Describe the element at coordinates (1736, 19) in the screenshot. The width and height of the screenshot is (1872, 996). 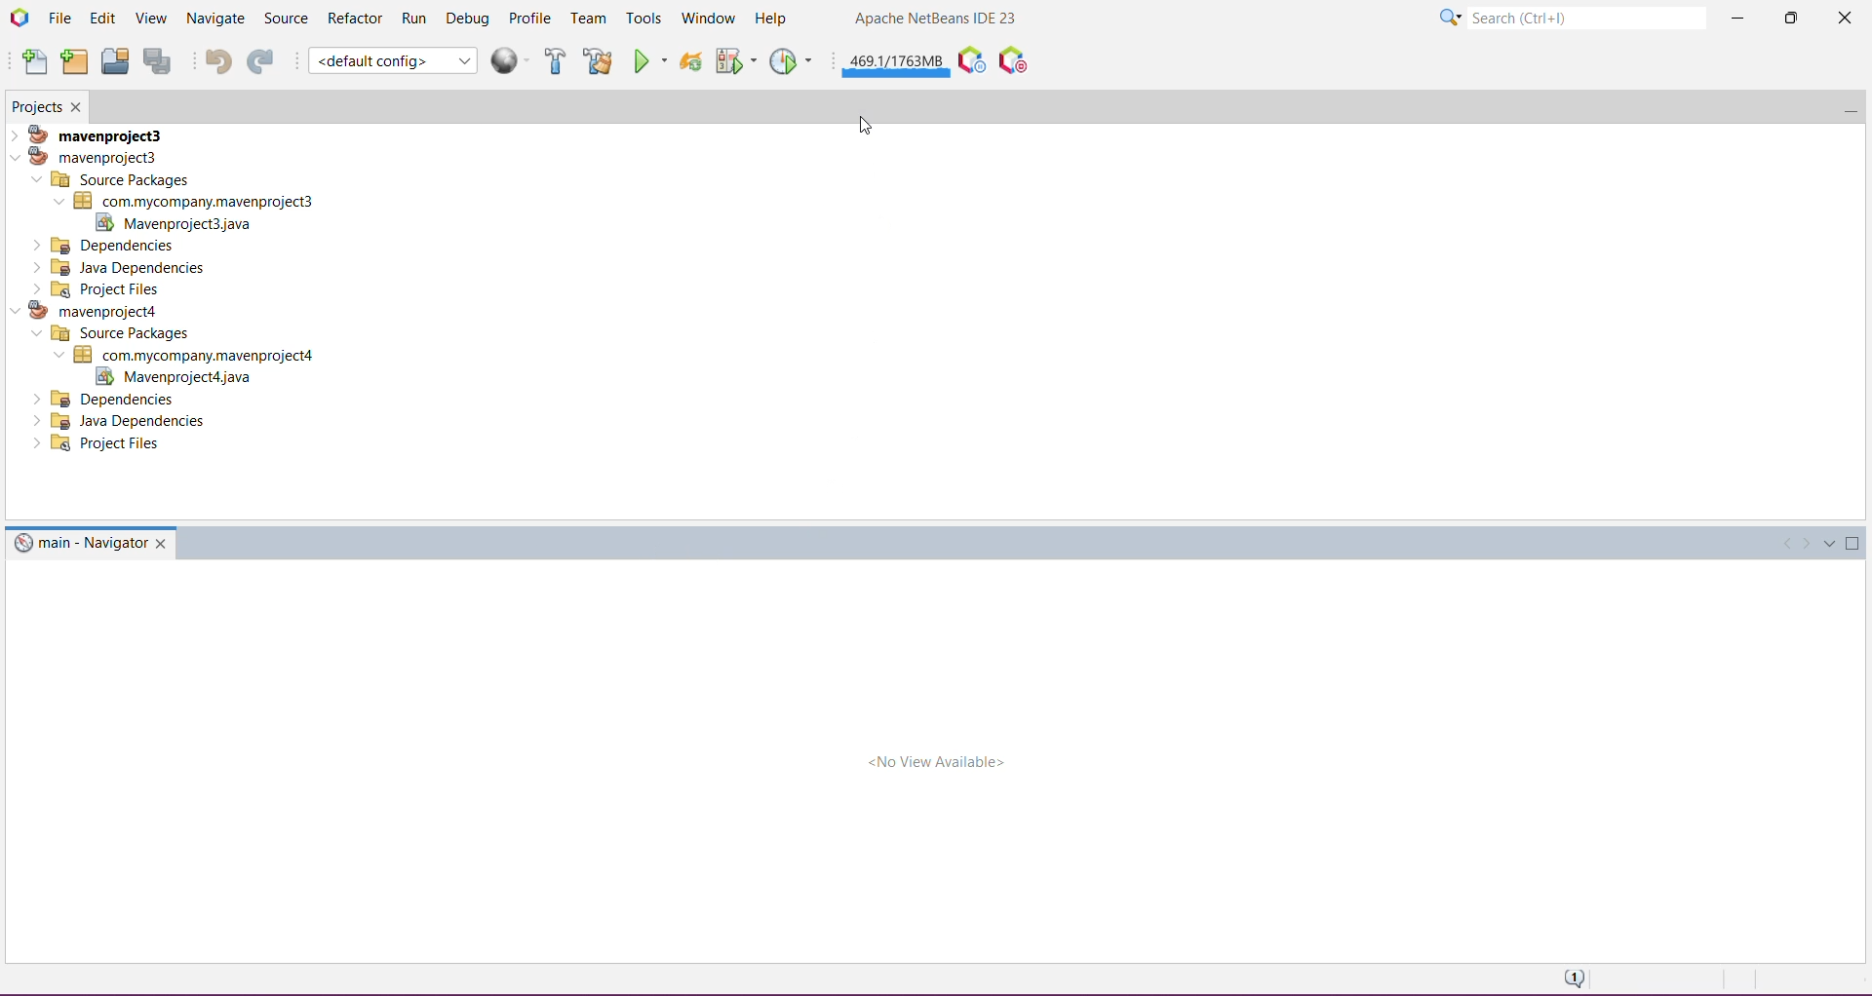
I see `Minimize` at that location.